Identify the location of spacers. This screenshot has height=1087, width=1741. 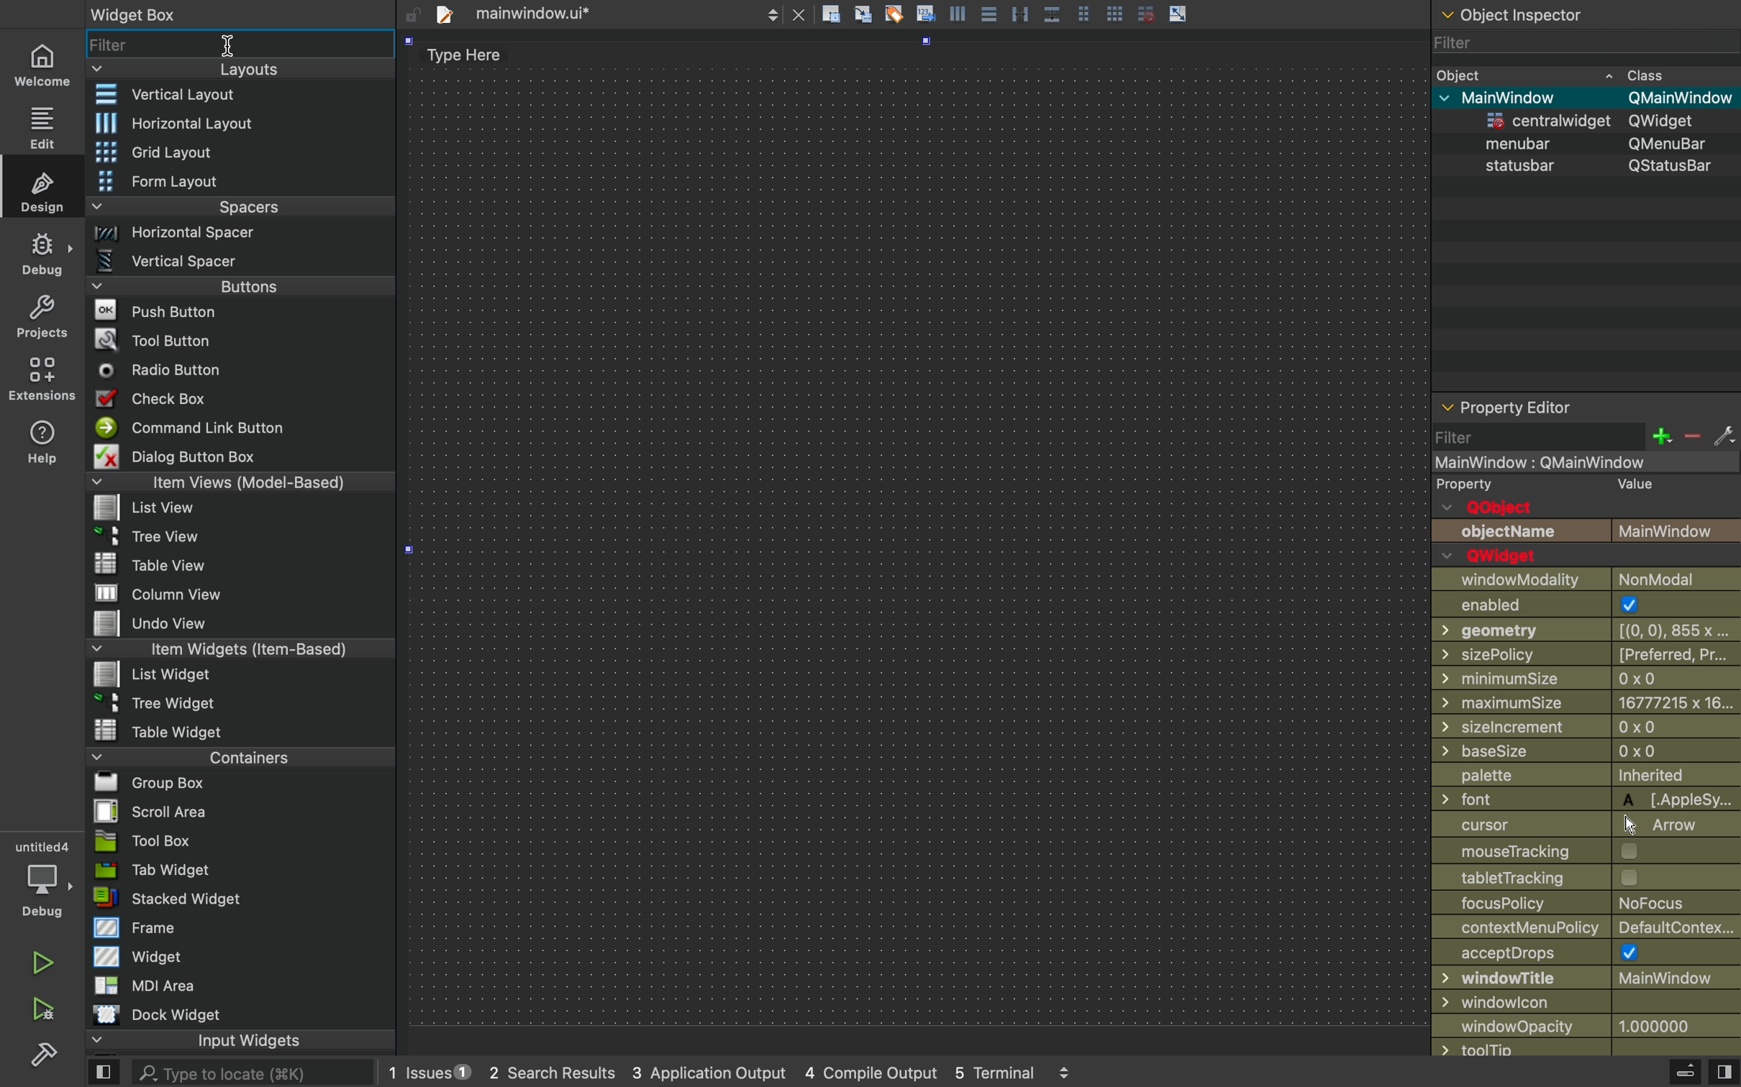
(237, 205).